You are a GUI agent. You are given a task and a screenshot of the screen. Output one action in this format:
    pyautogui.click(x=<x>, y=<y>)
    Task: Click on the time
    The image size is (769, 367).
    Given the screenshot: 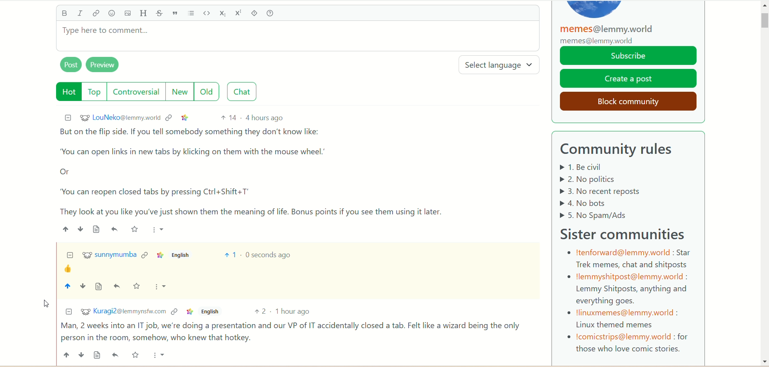 What is the action you would take?
    pyautogui.click(x=260, y=253)
    